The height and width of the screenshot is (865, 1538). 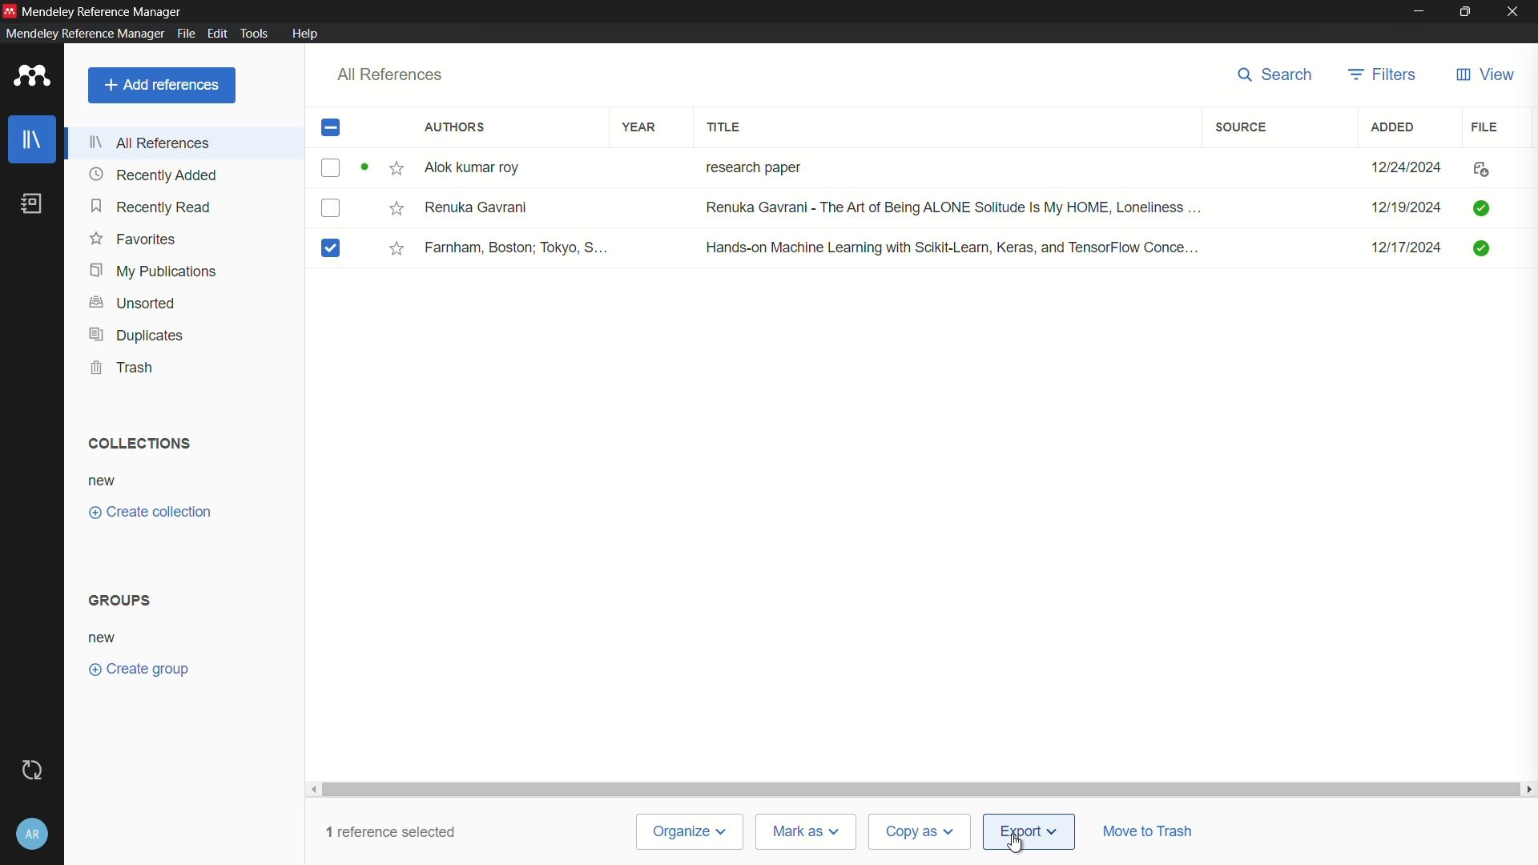 What do you see at coordinates (335, 128) in the screenshot?
I see `checkbox` at bounding box center [335, 128].